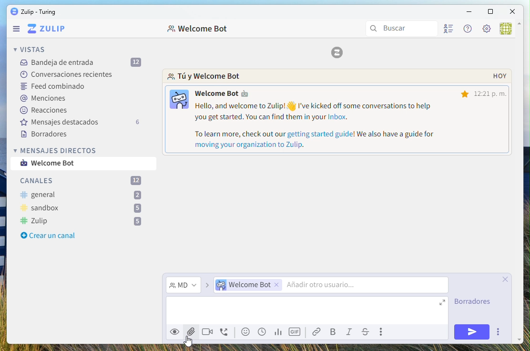 This screenshot has height=351, width=530. Describe the element at coordinates (334, 332) in the screenshot. I see `bold` at that location.